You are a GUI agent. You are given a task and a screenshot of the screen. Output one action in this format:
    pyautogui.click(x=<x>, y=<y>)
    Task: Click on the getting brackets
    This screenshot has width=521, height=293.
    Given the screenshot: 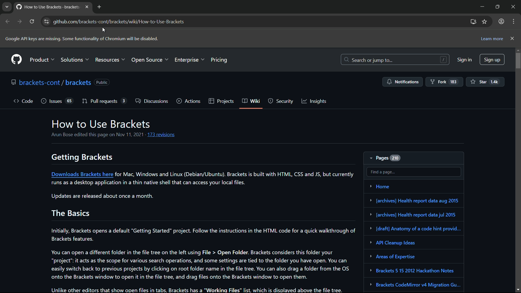 What is the action you would take?
    pyautogui.click(x=82, y=157)
    